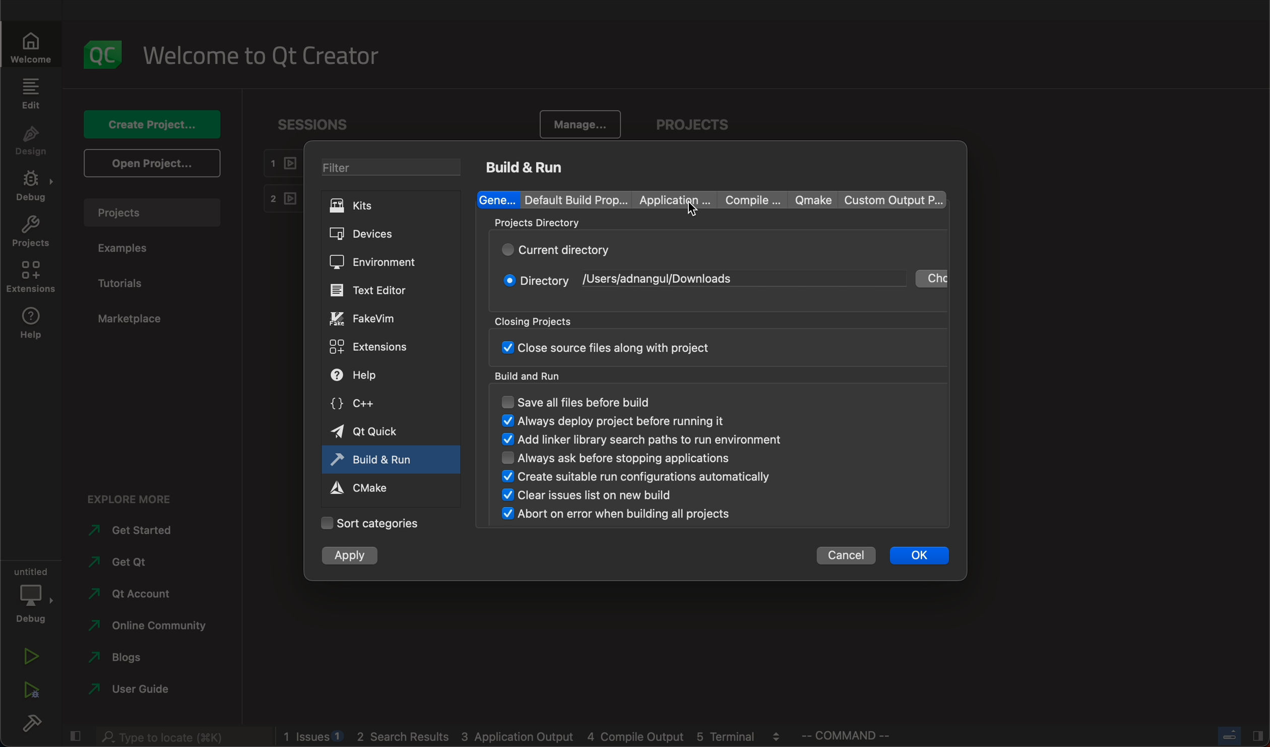  What do you see at coordinates (584, 122) in the screenshot?
I see `manage` at bounding box center [584, 122].